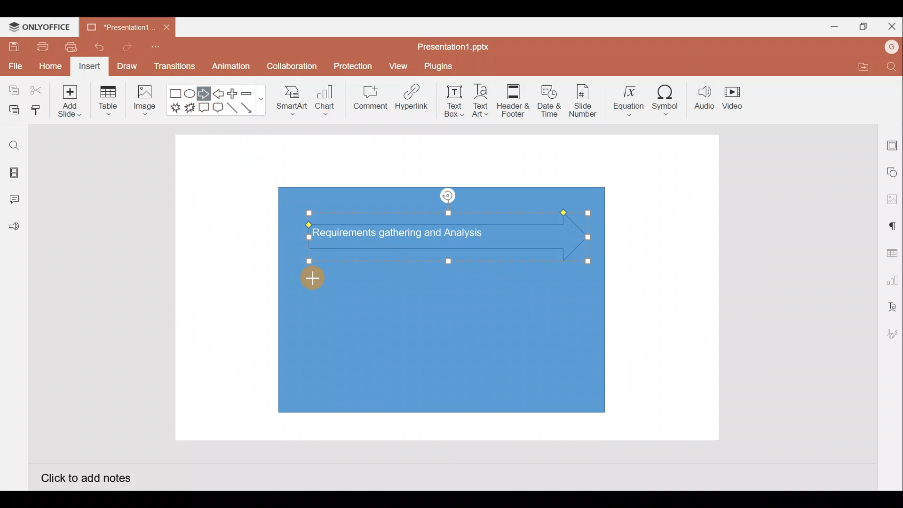 The height and width of the screenshot is (508, 903). What do you see at coordinates (409, 98) in the screenshot?
I see `Hyperlink` at bounding box center [409, 98].